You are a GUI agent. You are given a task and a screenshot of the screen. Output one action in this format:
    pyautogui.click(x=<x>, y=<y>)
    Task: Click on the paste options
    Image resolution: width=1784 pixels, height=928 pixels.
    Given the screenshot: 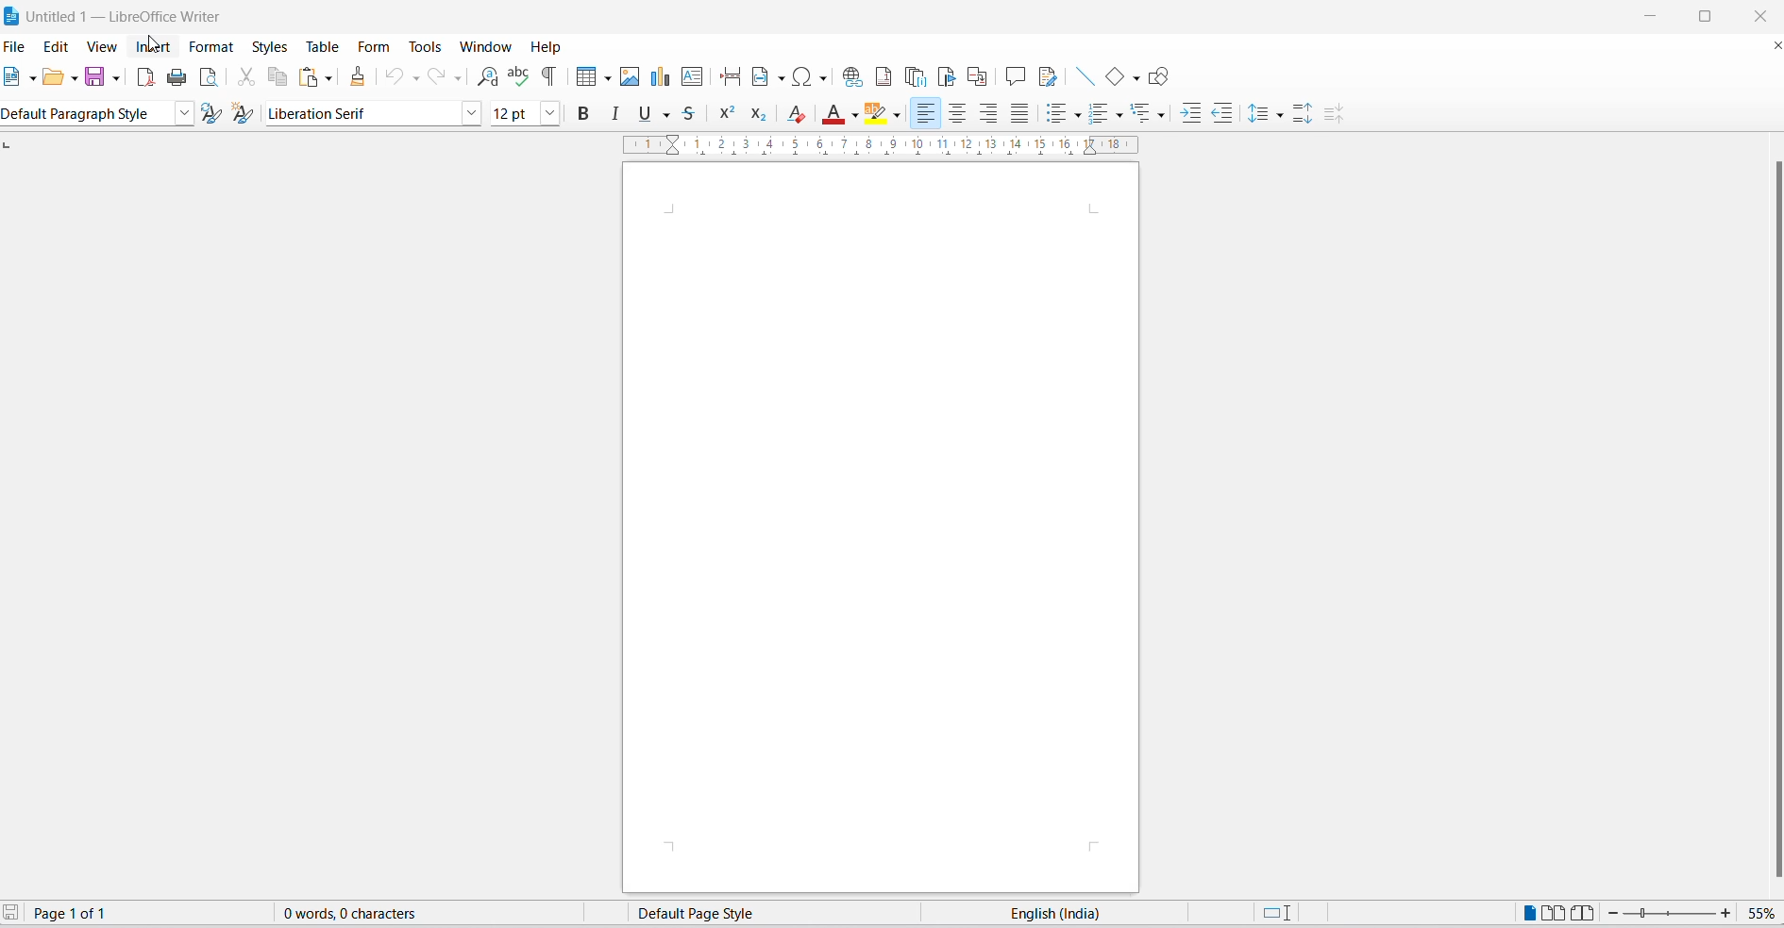 What is the action you would take?
    pyautogui.click(x=307, y=78)
    